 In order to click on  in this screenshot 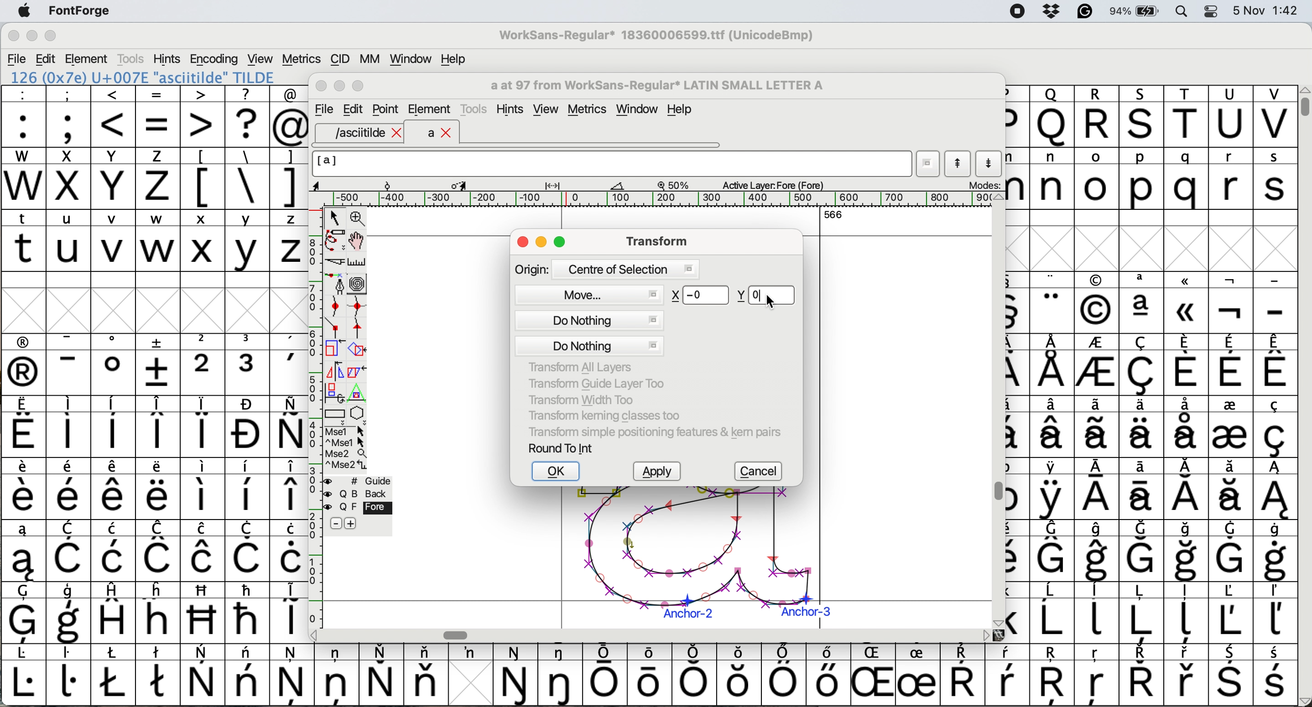, I will do `click(159, 612)`.